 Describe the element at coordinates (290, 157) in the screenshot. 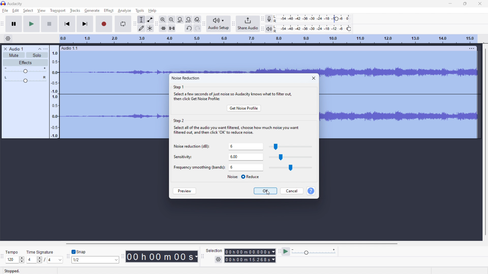

I see `slider for sensitivity` at that location.